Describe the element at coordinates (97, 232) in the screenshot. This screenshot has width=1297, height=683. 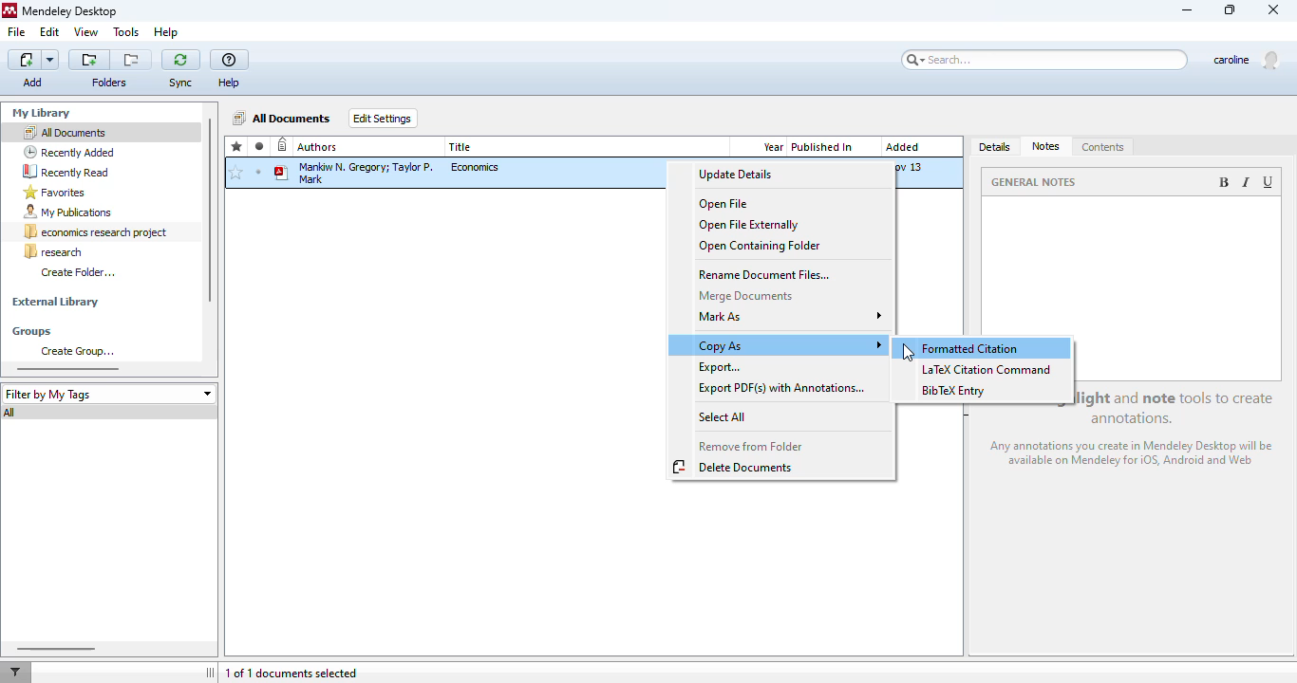
I see `economics research project` at that location.